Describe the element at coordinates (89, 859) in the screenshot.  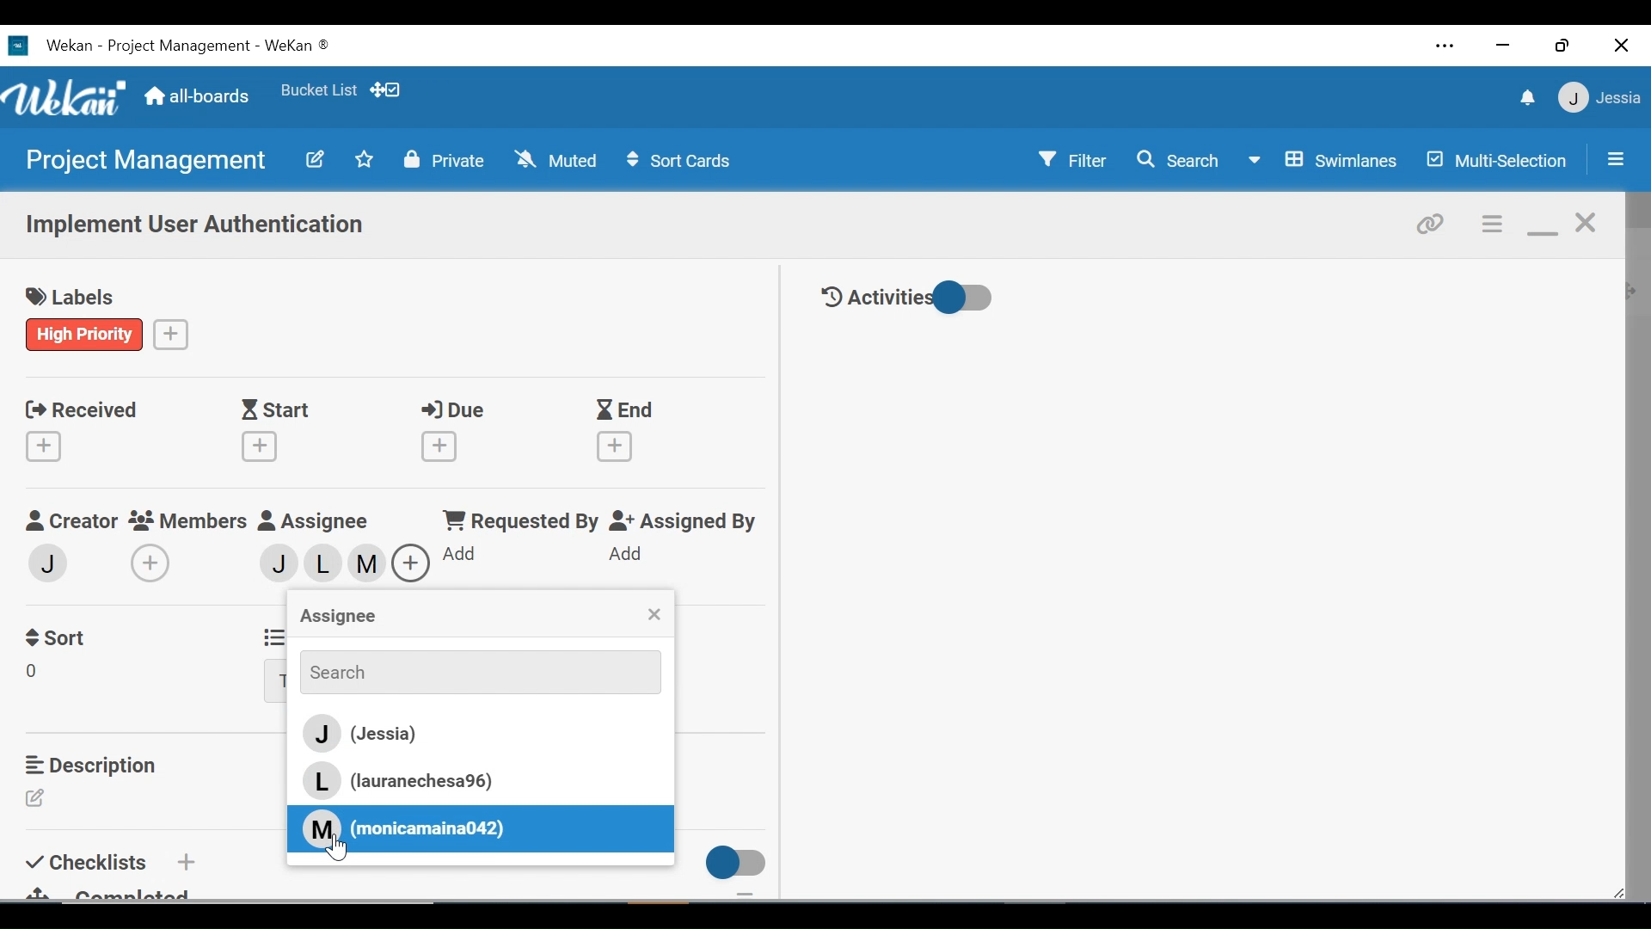
I see `Checklists` at that location.